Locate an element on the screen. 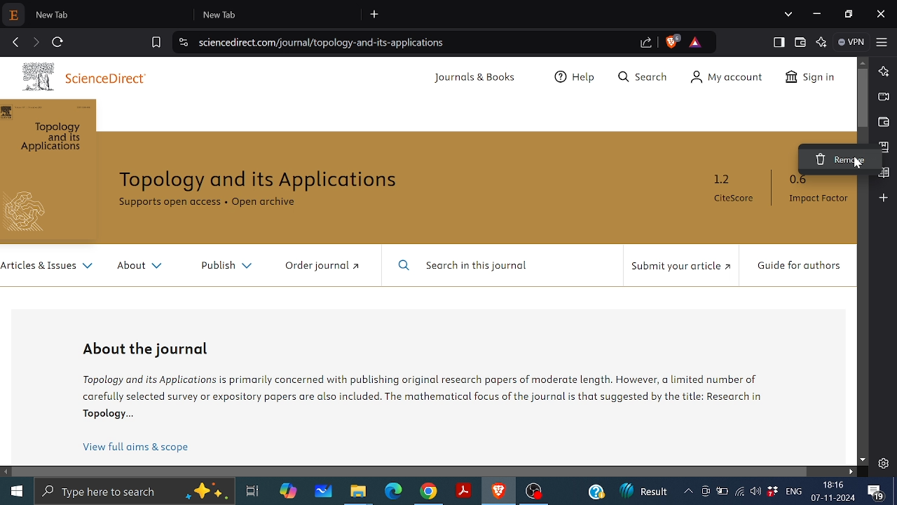 Image resolution: width=897 pixels, height=505 pixels. Type or searchapps is located at coordinates (133, 492).